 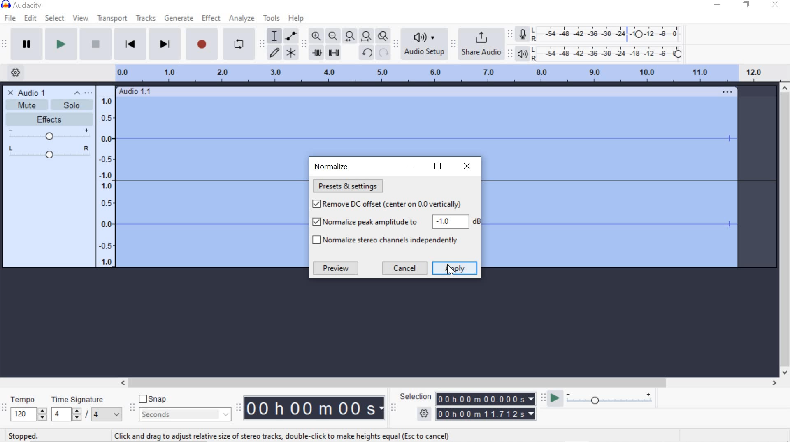 I want to click on Menu, so click(x=107, y=176).